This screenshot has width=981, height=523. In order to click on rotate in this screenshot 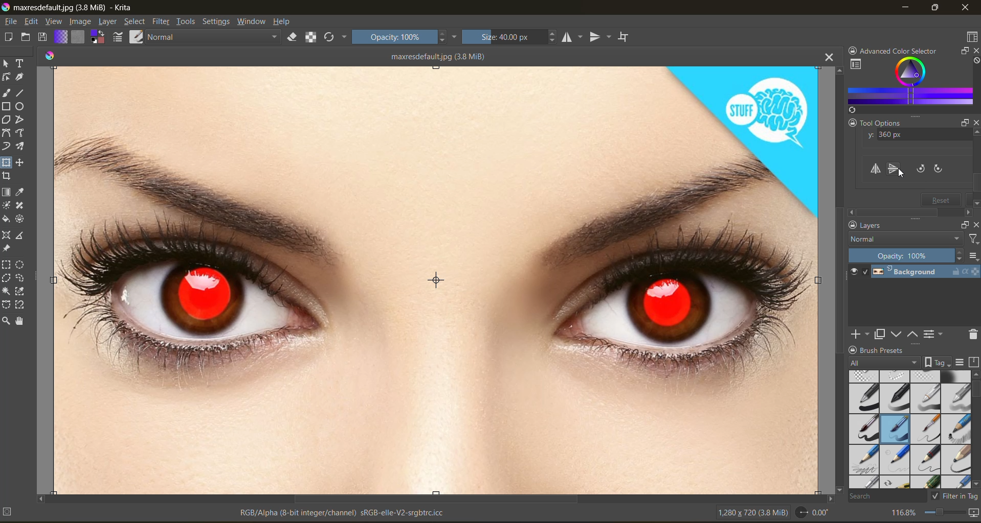, I will do `click(813, 513)`.